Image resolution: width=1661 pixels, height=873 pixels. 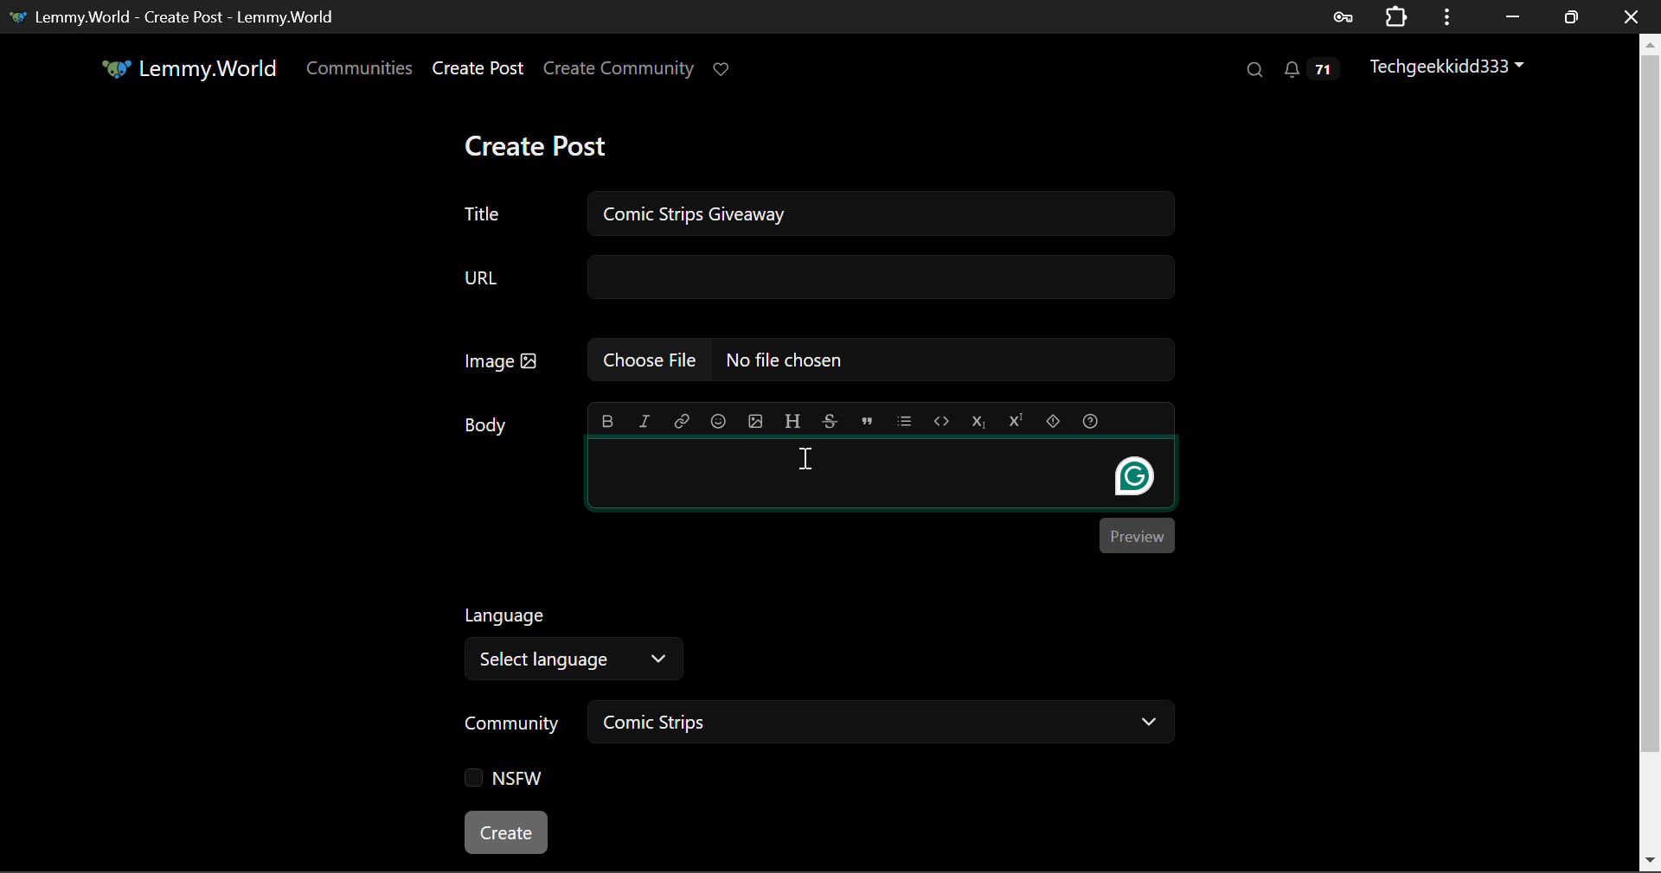 What do you see at coordinates (830, 417) in the screenshot?
I see `strikethrough` at bounding box center [830, 417].